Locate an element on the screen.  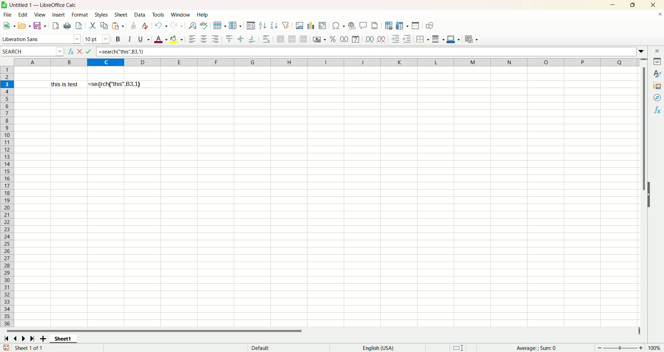
show is located at coordinates (650, 194).